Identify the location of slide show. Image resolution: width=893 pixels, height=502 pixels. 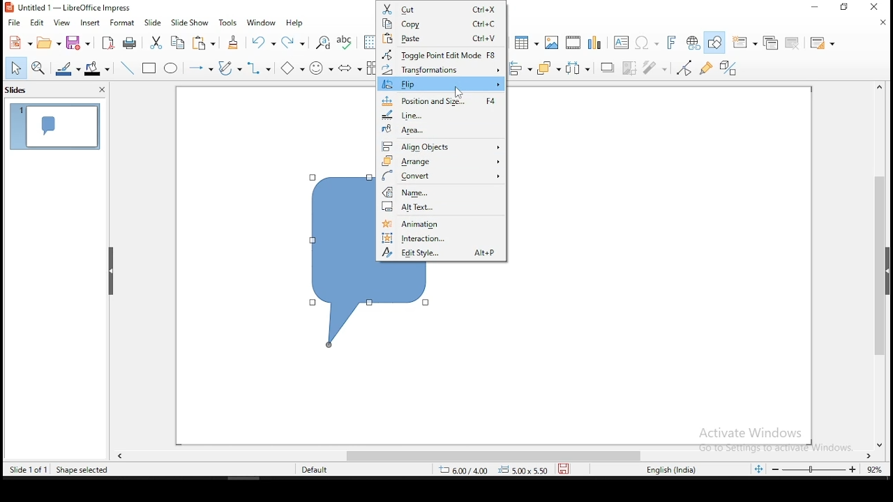
(190, 20).